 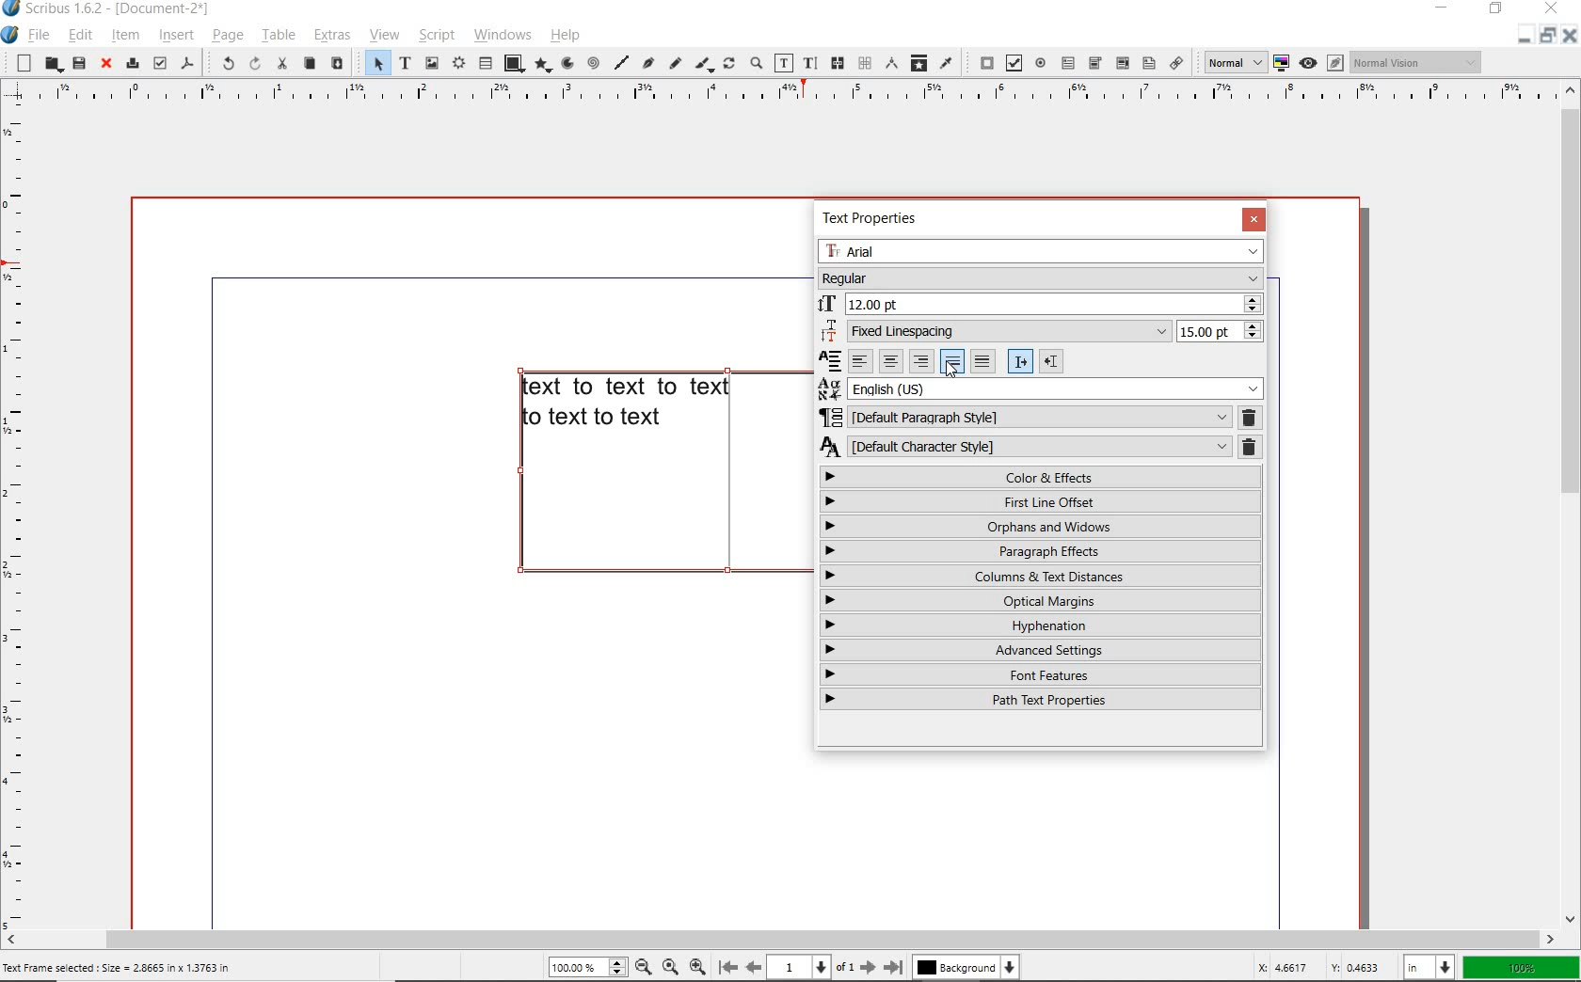 What do you see at coordinates (698, 966) in the screenshot?
I see `zoom out` at bounding box center [698, 966].